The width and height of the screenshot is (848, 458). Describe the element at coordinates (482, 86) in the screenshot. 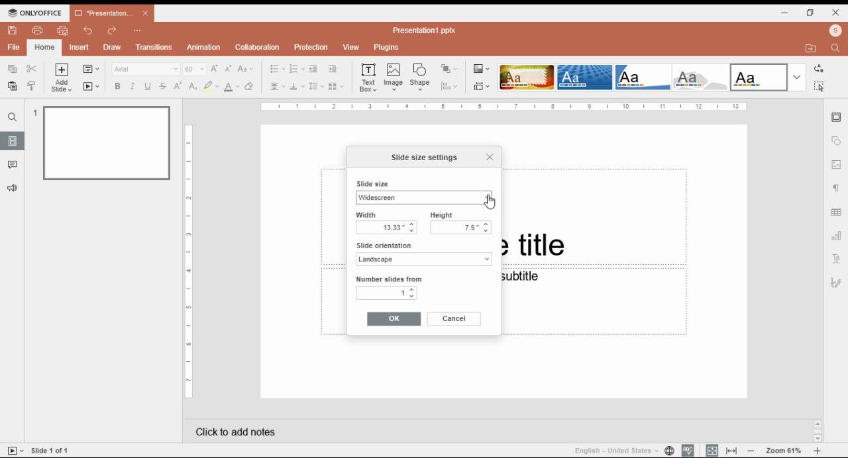

I see `change slide size` at that location.